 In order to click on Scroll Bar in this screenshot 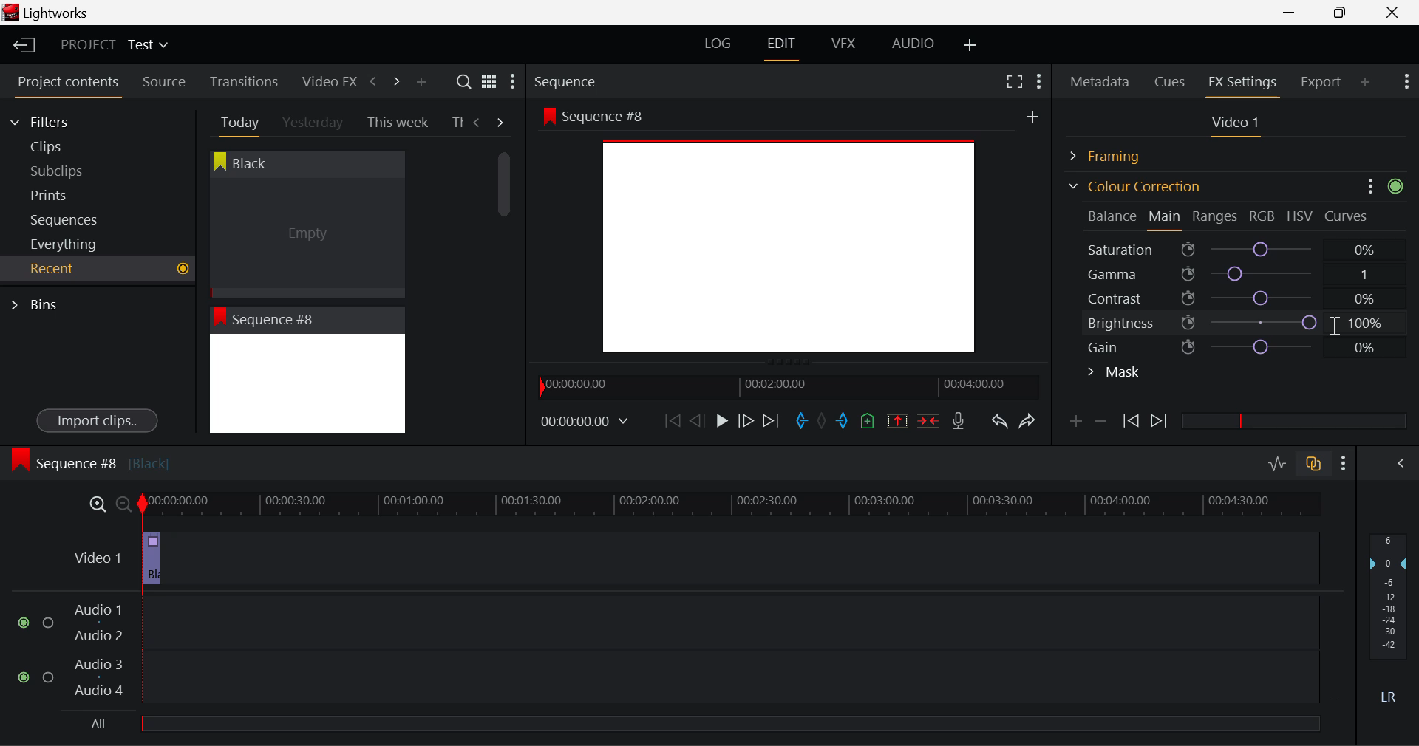, I will do `click(505, 281)`.